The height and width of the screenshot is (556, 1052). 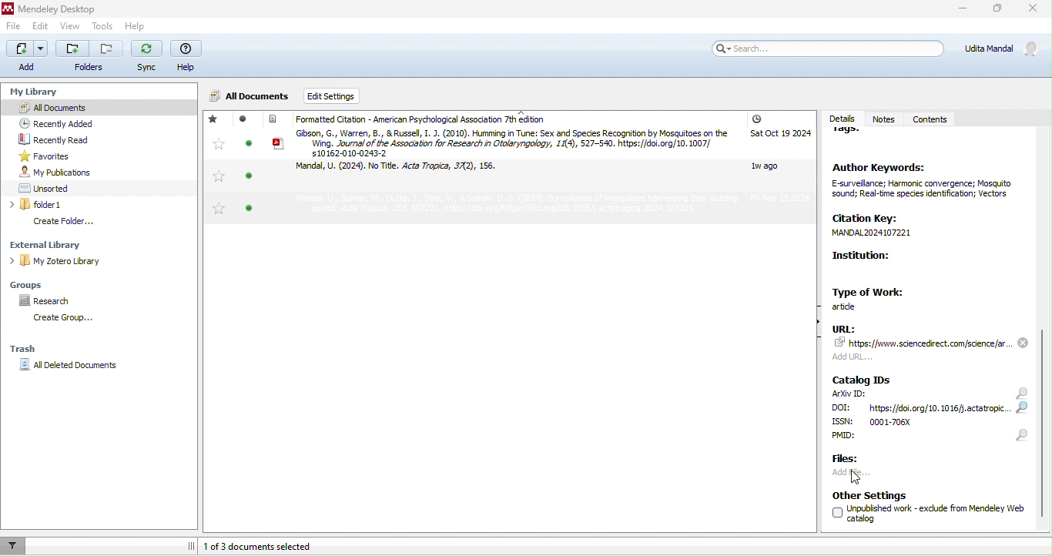 I want to click on my publication, so click(x=72, y=172).